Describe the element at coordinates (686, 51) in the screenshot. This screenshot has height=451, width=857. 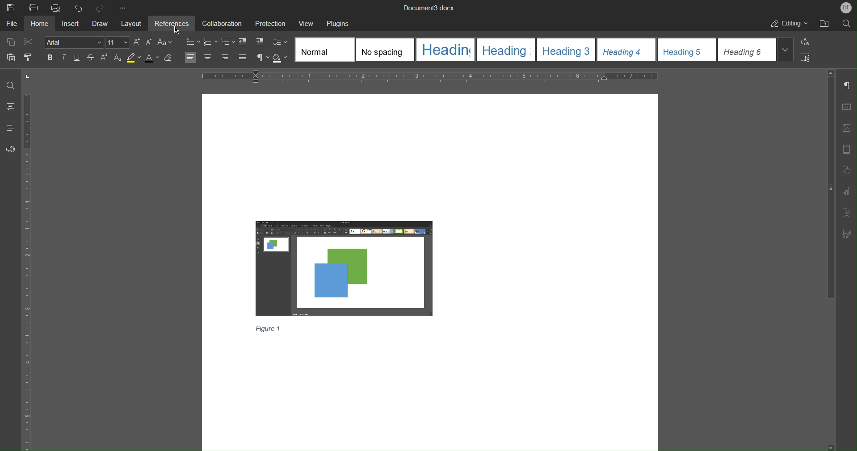
I see `Heading 5` at that location.